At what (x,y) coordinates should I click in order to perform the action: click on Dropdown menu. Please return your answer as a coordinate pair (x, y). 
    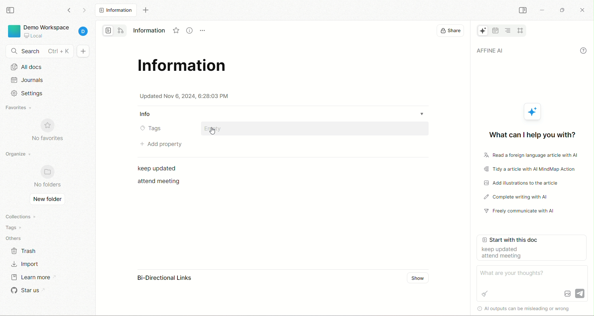
    Looking at the image, I should click on (422, 114).